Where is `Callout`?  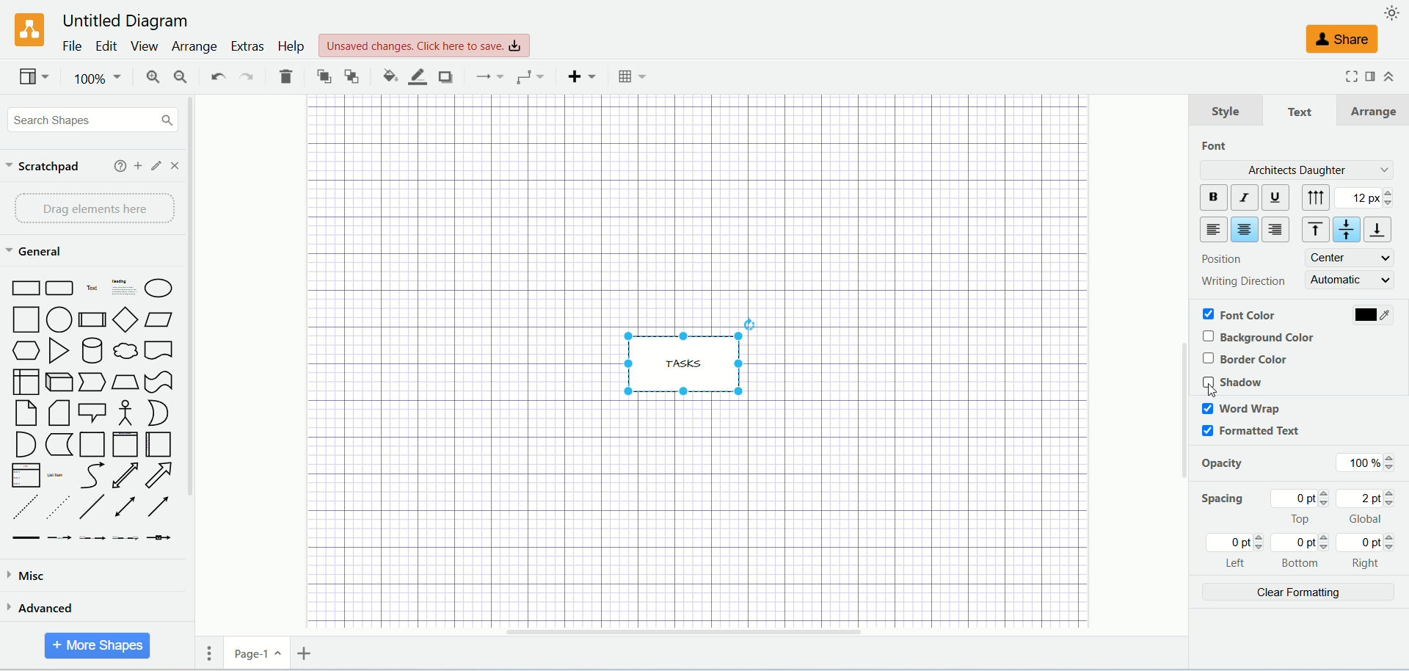 Callout is located at coordinates (92, 412).